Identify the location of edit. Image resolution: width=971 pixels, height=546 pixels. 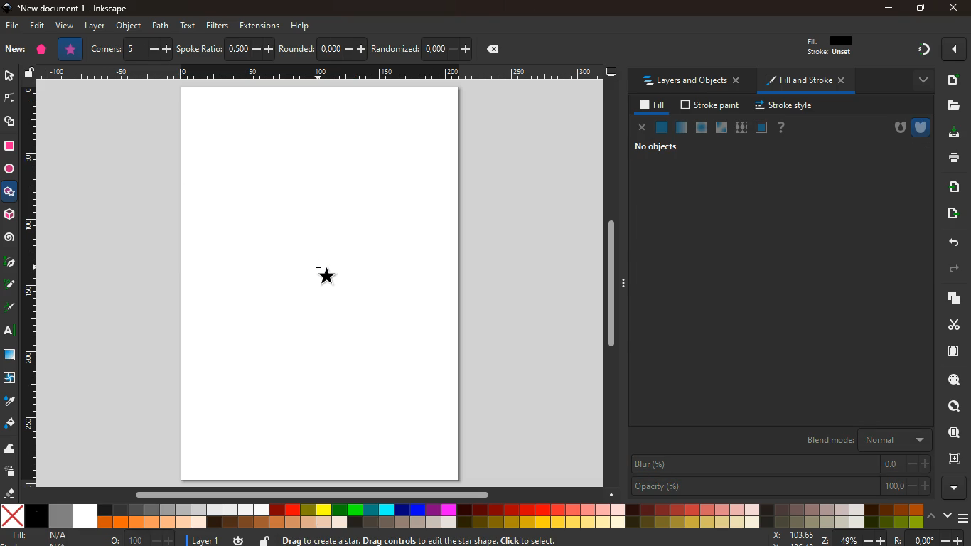
(38, 26).